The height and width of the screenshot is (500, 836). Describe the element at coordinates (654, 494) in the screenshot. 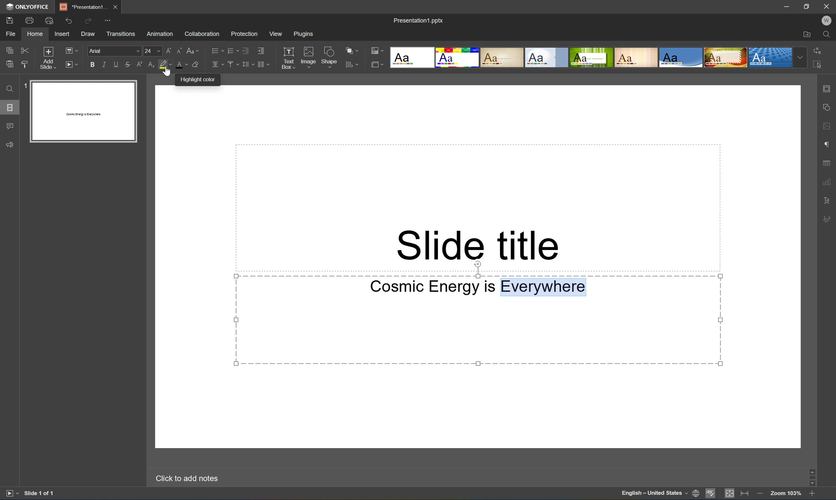

I see `English - United States` at that location.